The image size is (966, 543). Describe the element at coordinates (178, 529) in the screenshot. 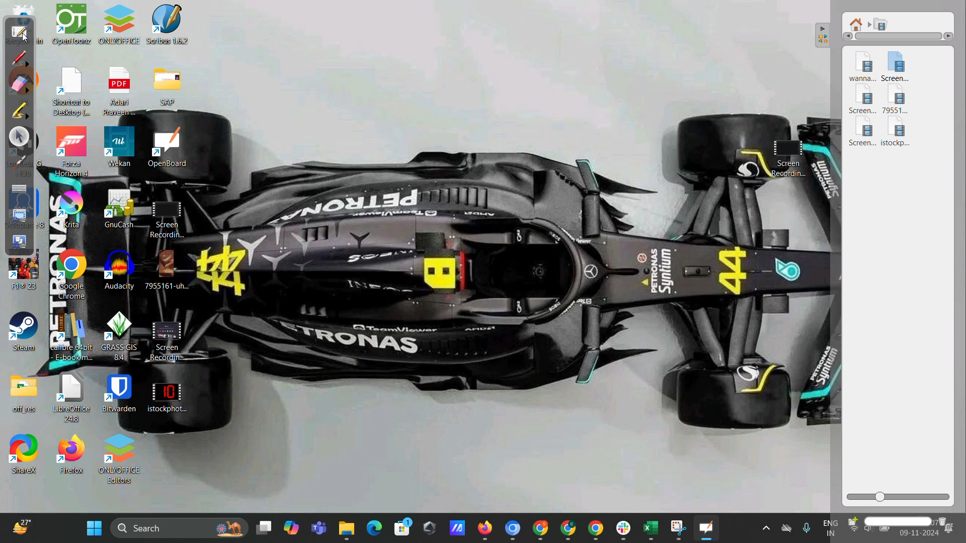

I see `desktop search` at that location.